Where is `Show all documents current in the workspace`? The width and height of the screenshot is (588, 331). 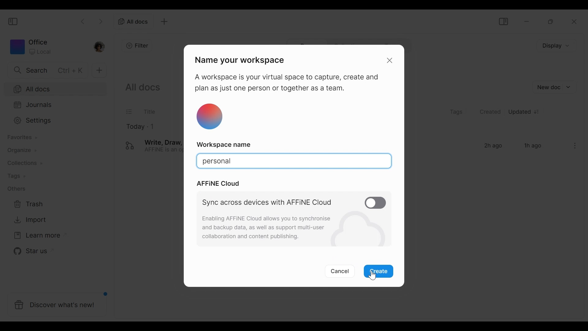 Show all documents current in the workspace is located at coordinates (142, 88).